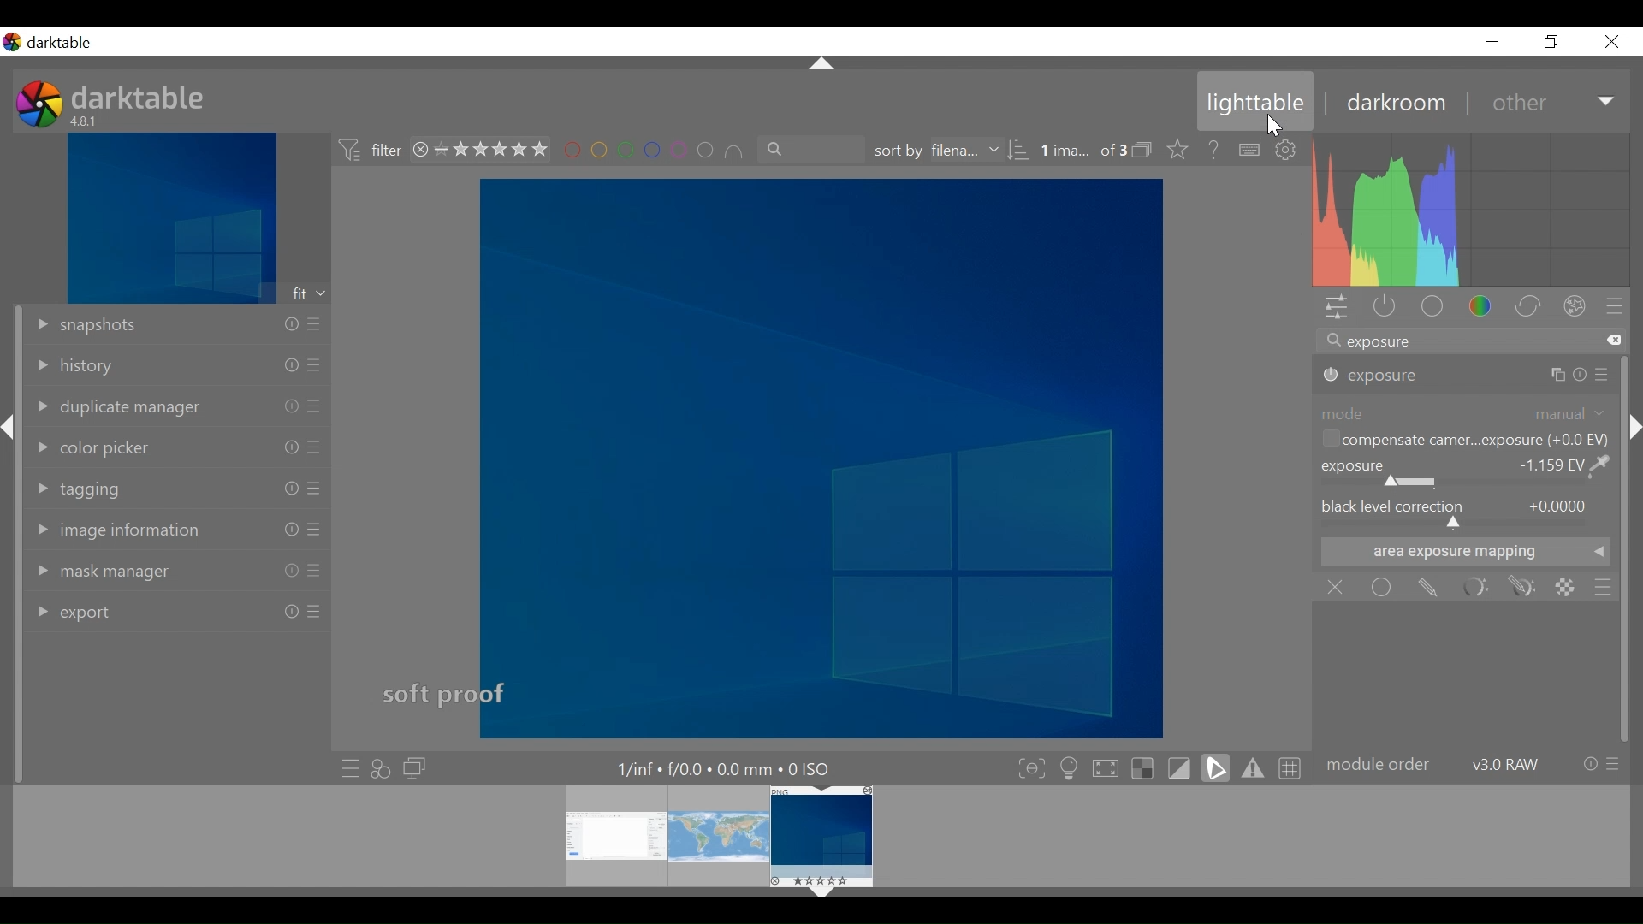  I want to click on show global preferences, so click(1288, 151).